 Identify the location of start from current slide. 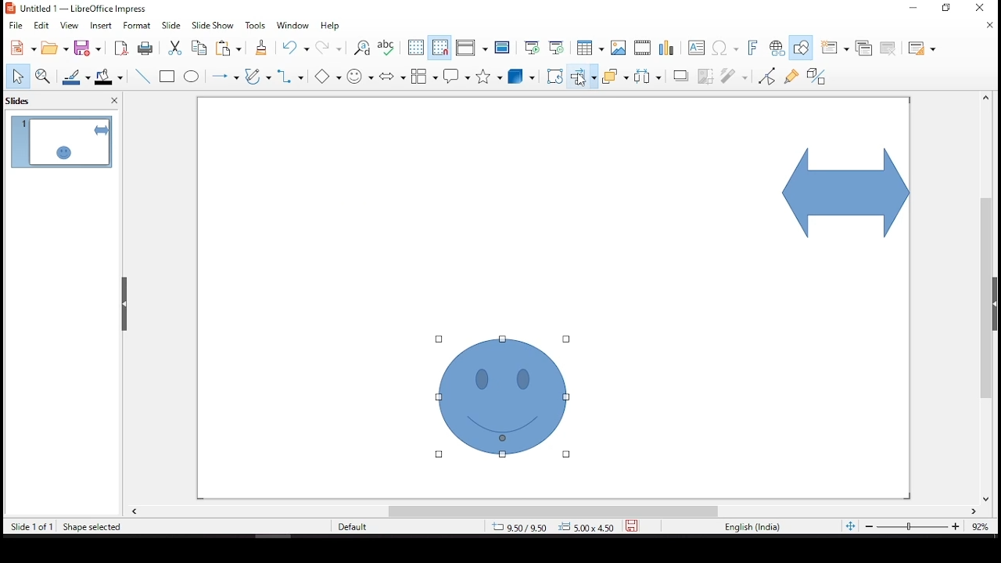
(554, 48).